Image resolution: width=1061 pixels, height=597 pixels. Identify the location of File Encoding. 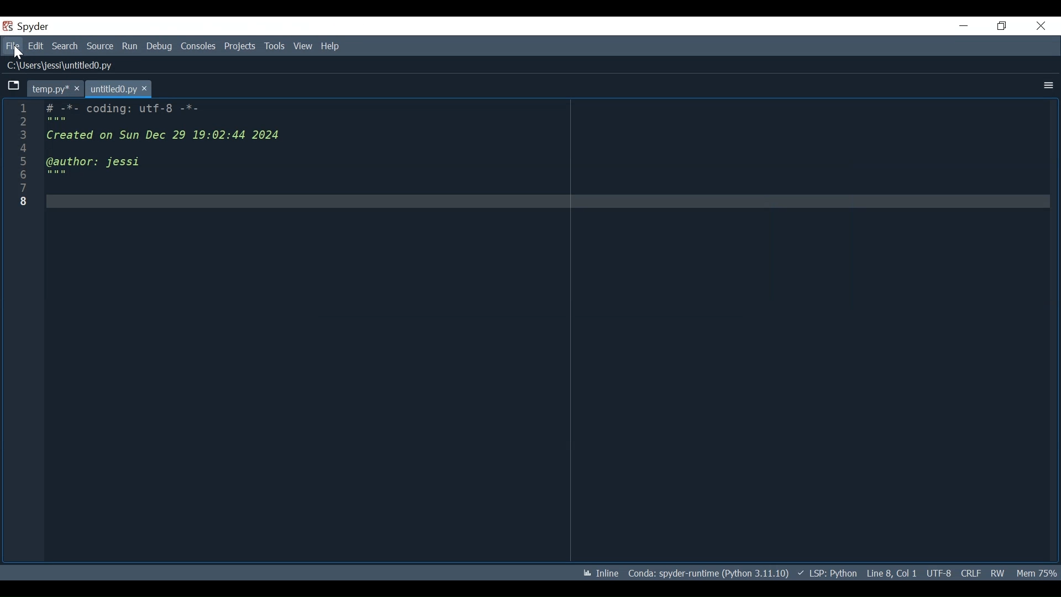
(939, 573).